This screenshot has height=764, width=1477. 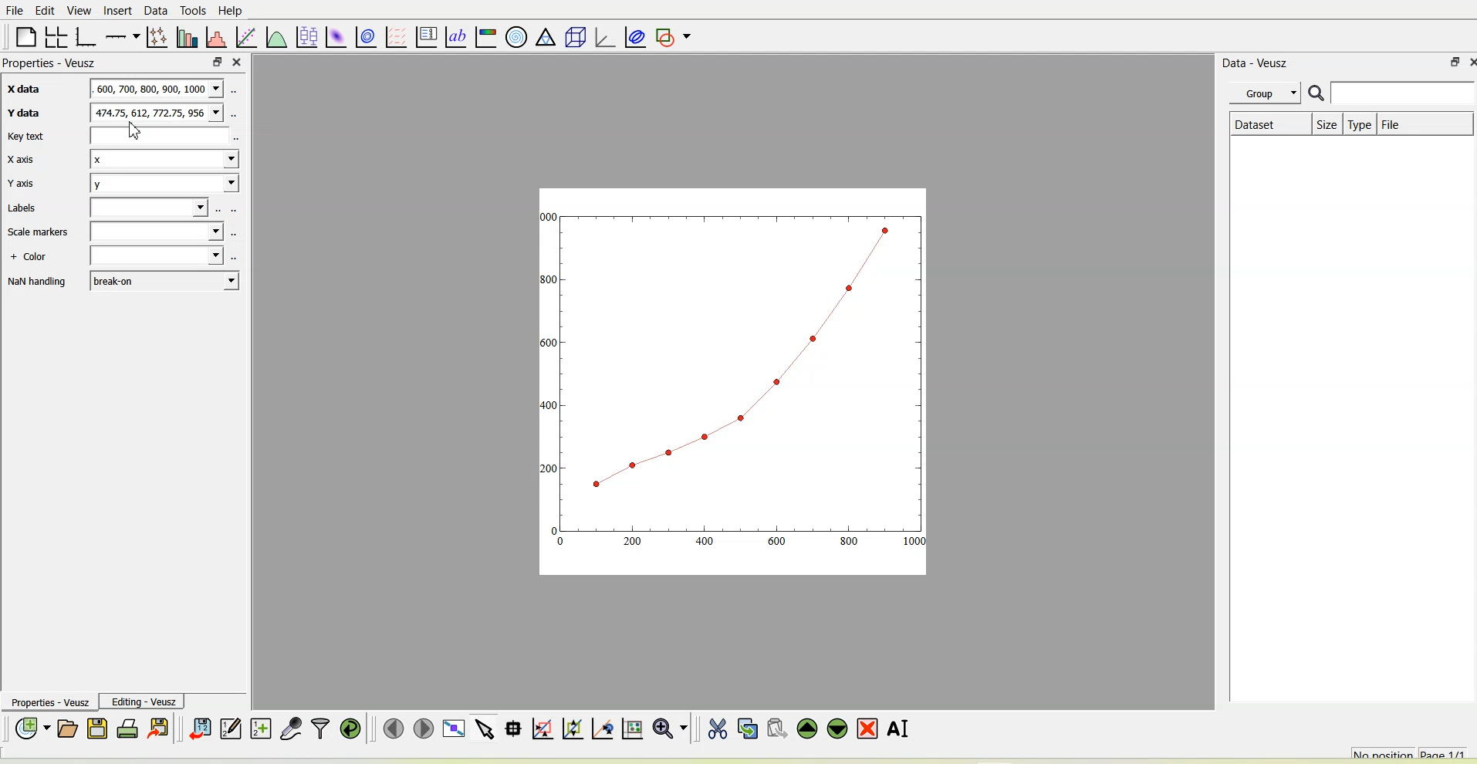 What do you see at coordinates (261, 729) in the screenshot?
I see `Create new datasets using ranges, parametrically or as functions of existing datasets` at bounding box center [261, 729].